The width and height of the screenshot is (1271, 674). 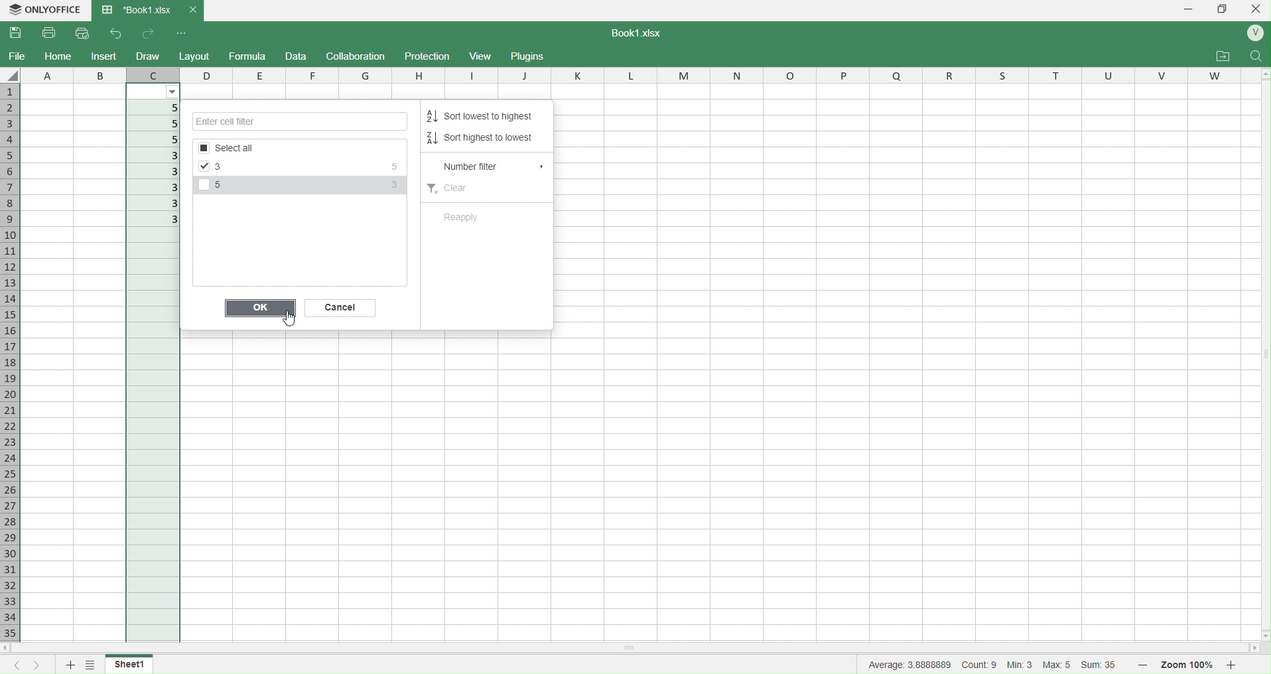 I want to click on Draw, so click(x=147, y=56).